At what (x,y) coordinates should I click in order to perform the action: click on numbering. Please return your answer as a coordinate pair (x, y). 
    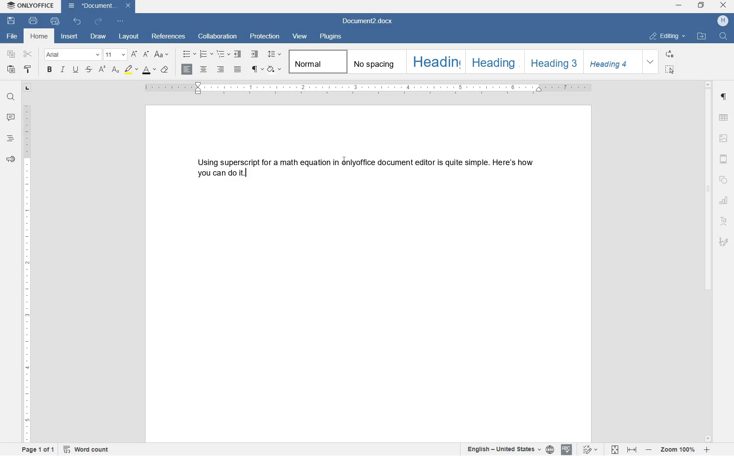
    Looking at the image, I should click on (206, 54).